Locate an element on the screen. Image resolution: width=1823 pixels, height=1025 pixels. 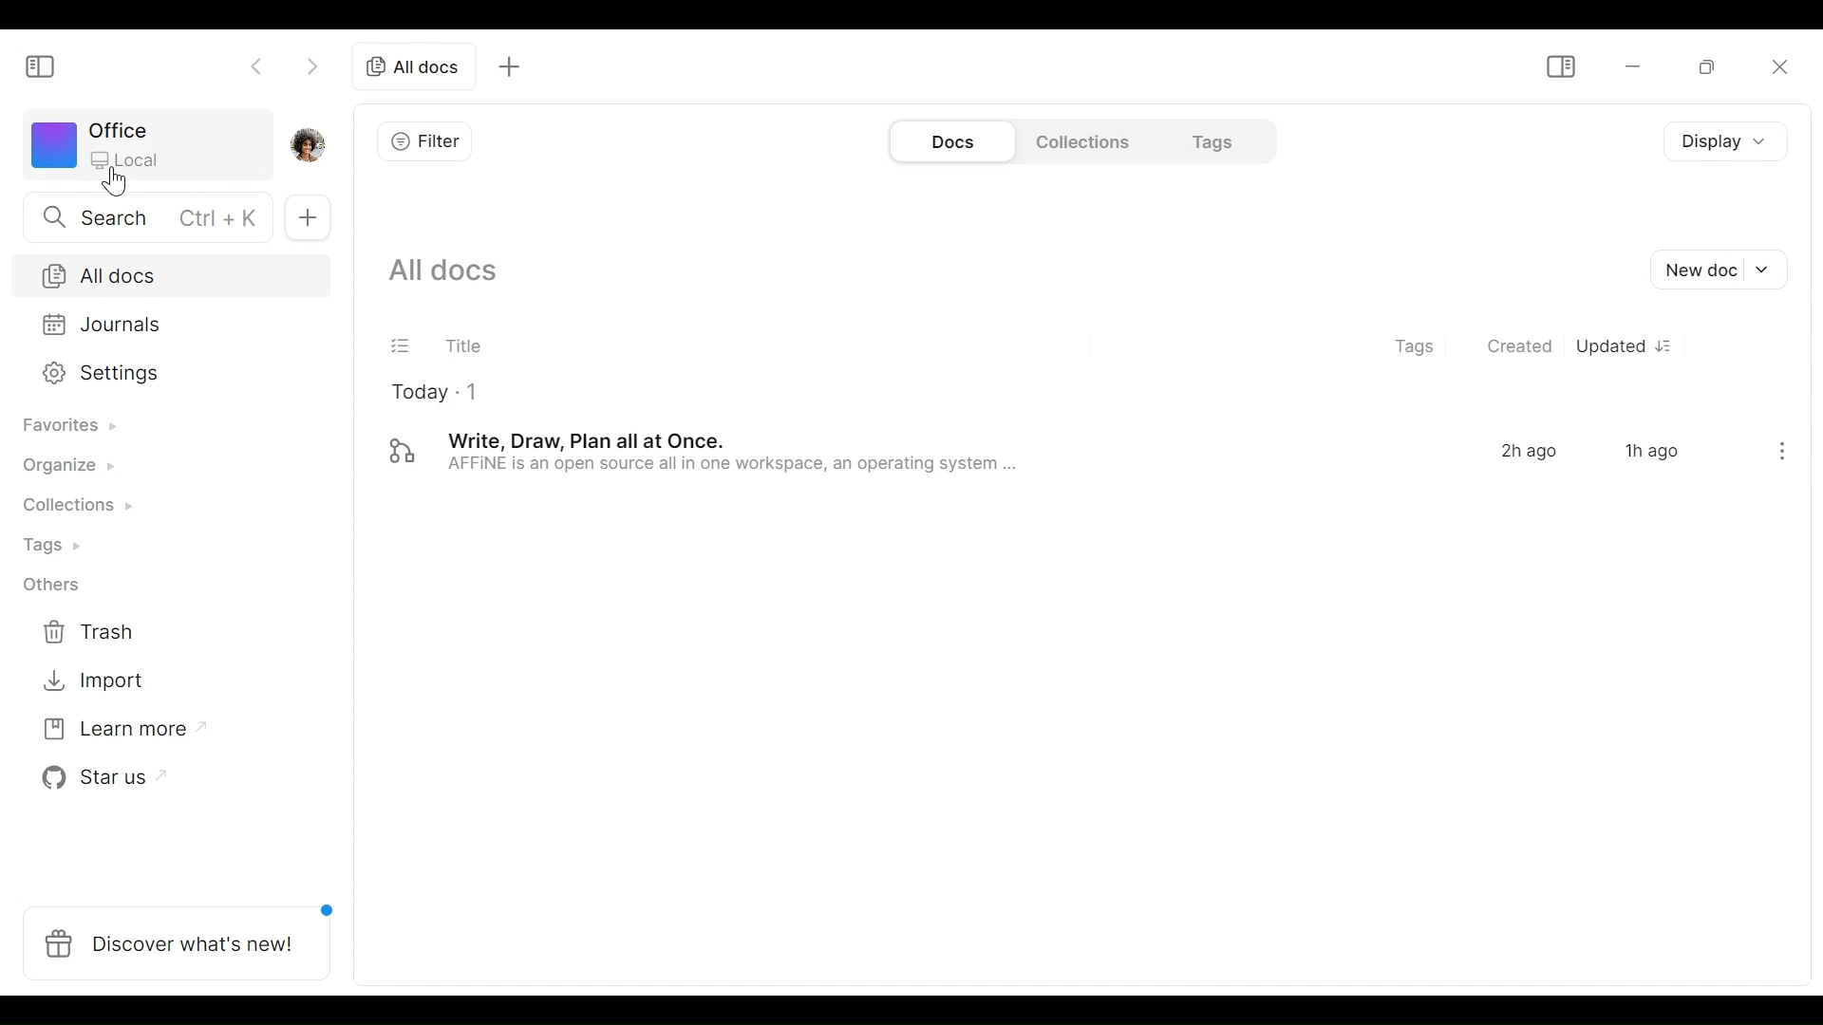
Others is located at coordinates (48, 584).